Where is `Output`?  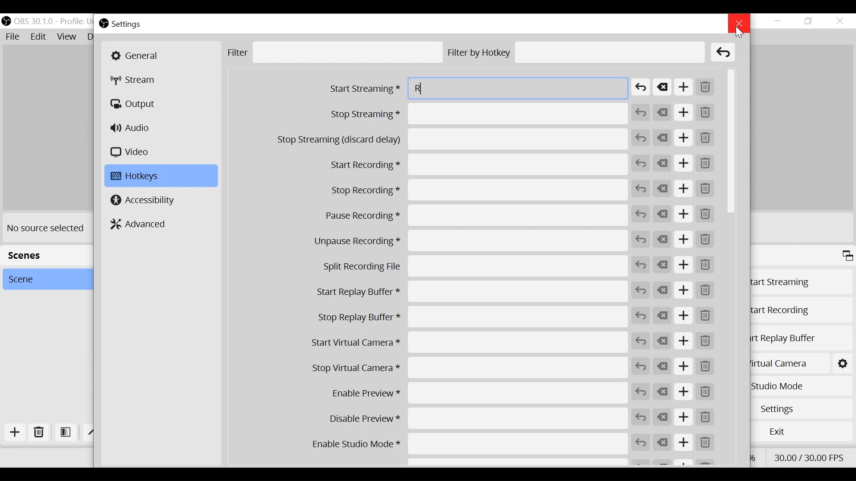
Output is located at coordinates (136, 104).